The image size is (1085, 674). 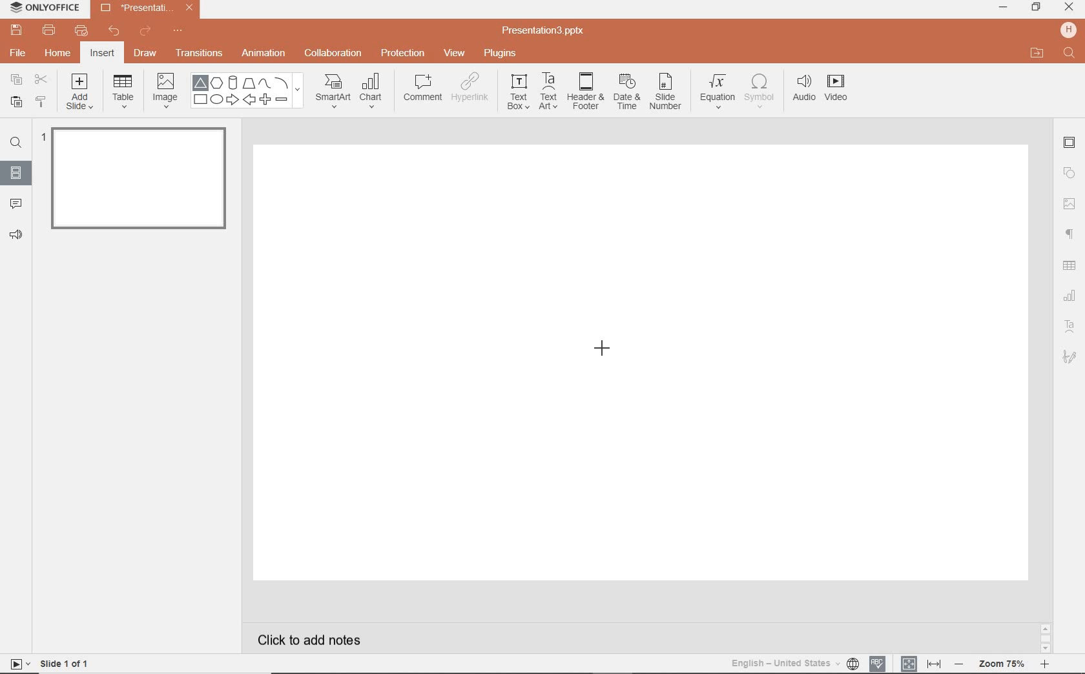 What do you see at coordinates (18, 234) in the screenshot?
I see `FEEDBACK & SUPPORT` at bounding box center [18, 234].